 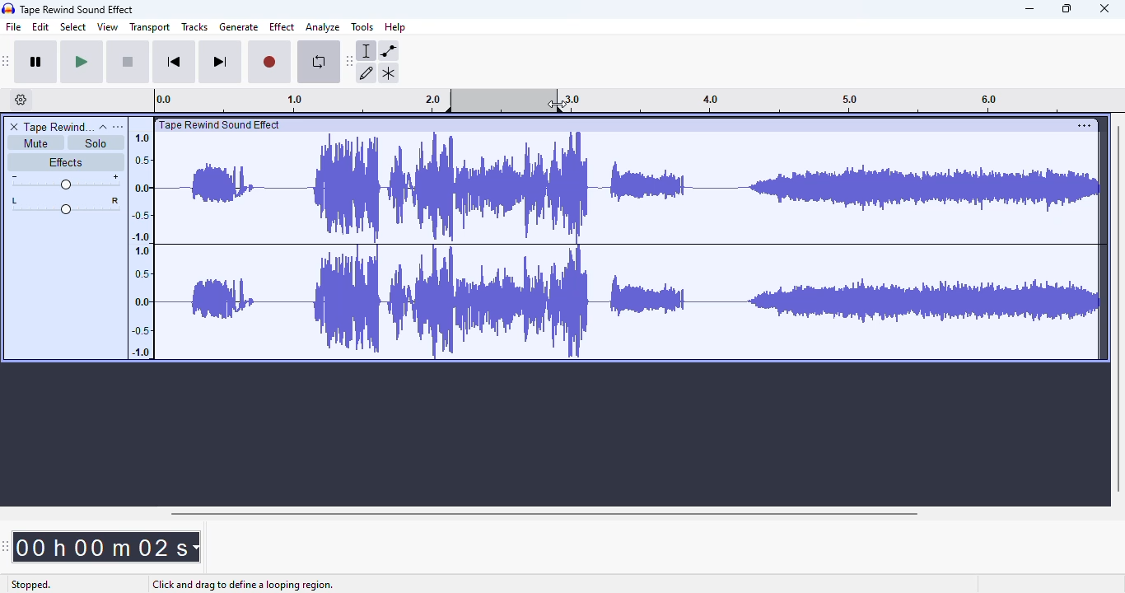 What do you see at coordinates (558, 103) in the screenshot?
I see `cursor` at bounding box center [558, 103].